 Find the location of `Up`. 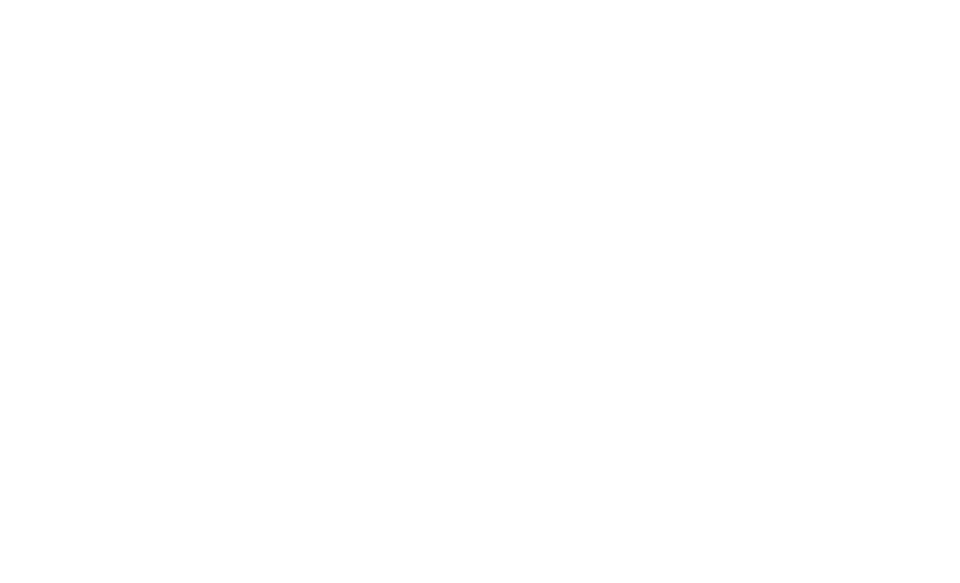

Up is located at coordinates (283, 551).